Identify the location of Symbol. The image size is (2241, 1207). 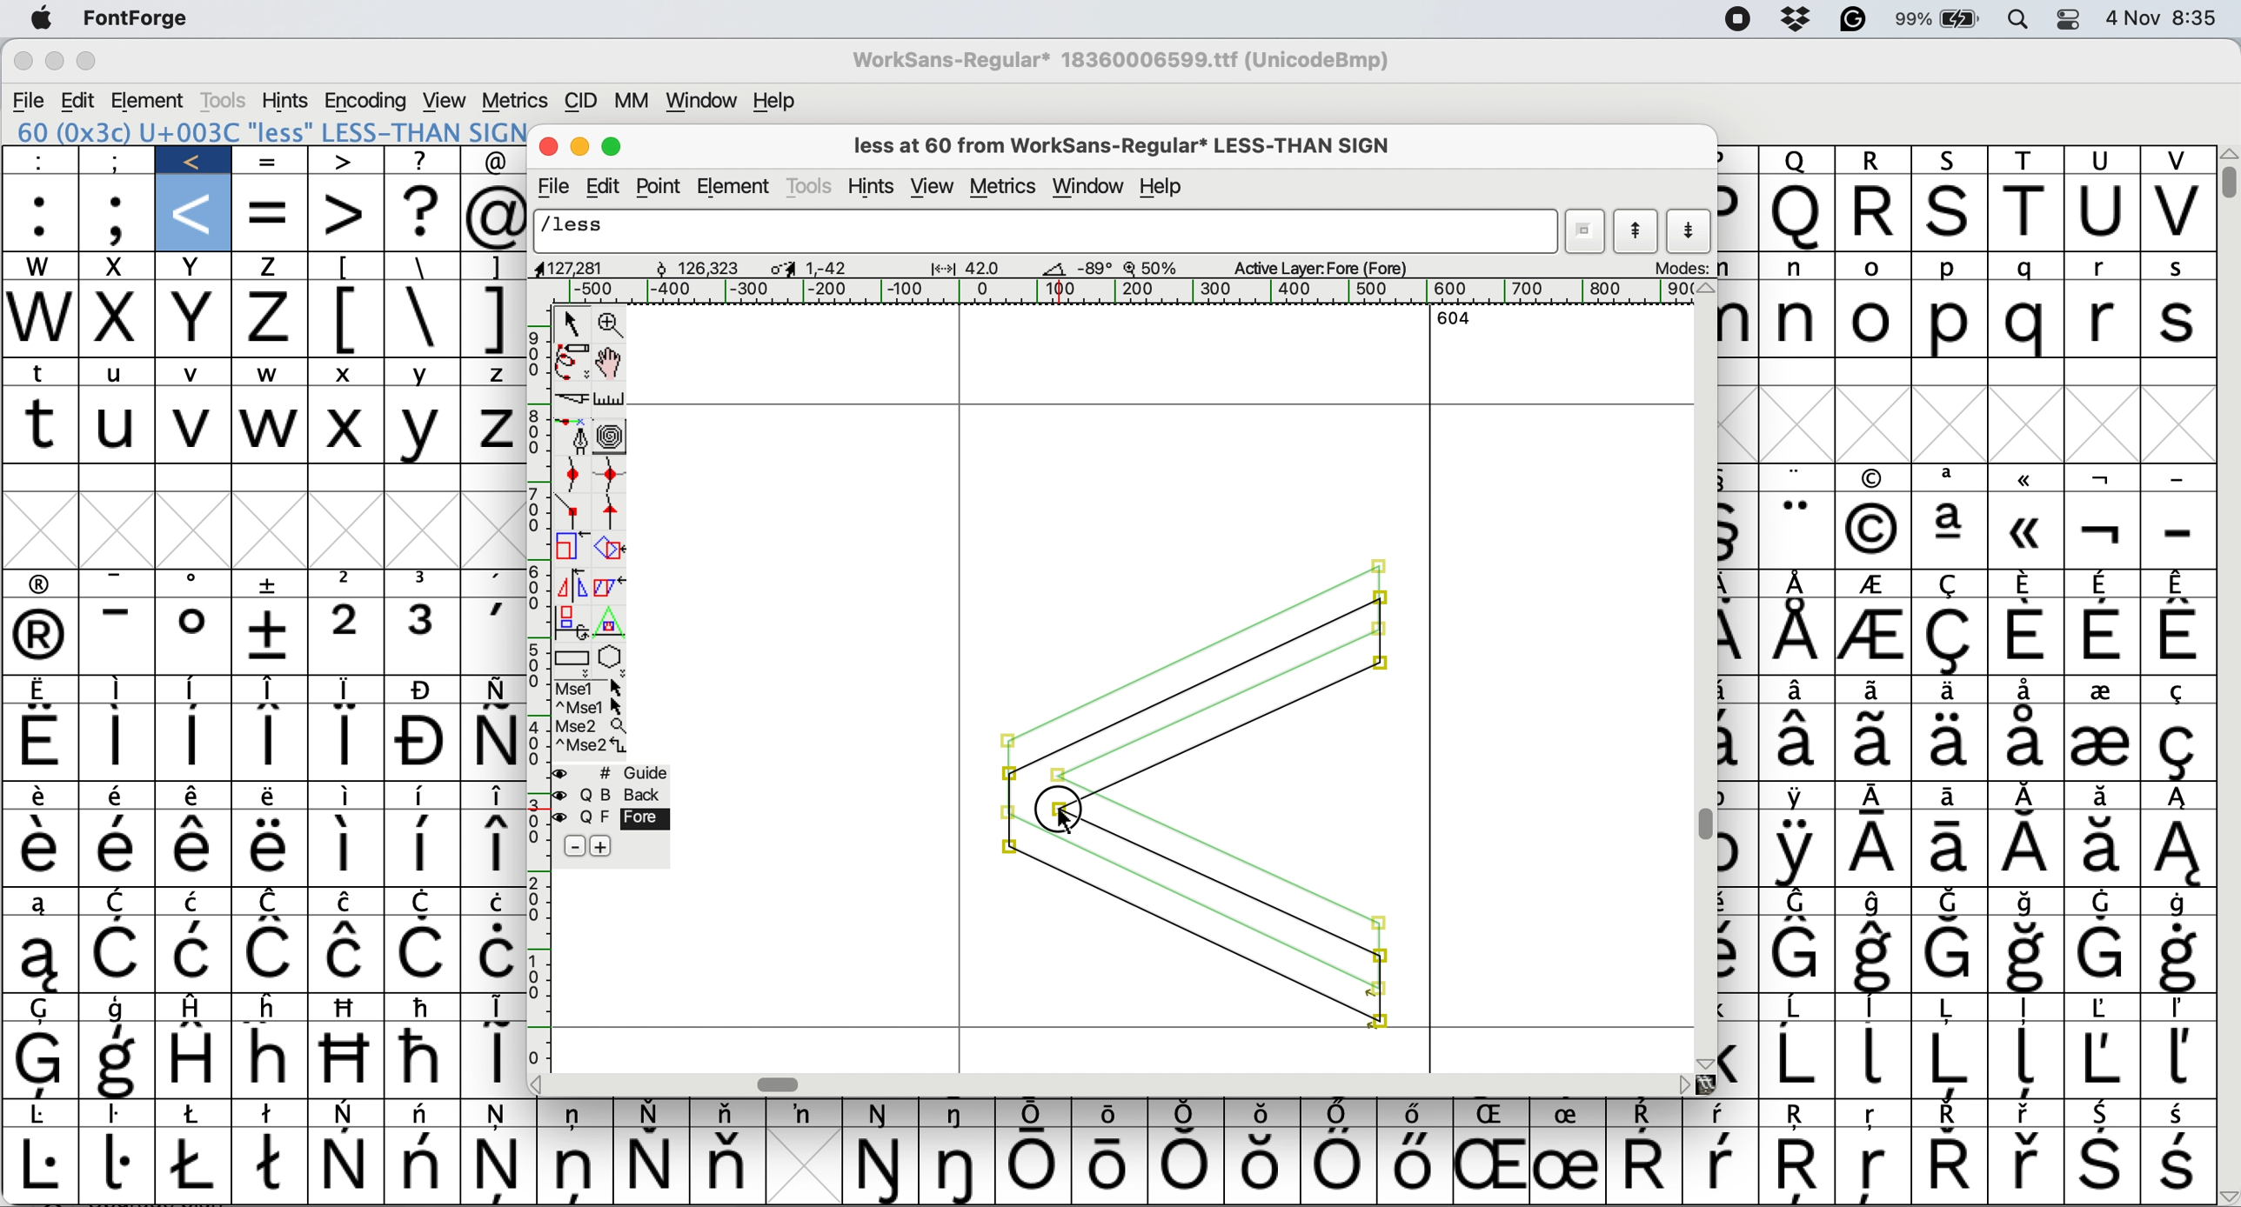
(1795, 956).